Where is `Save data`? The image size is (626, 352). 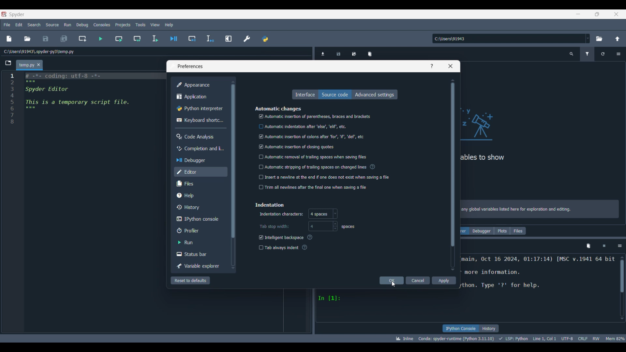
Save data is located at coordinates (338, 53).